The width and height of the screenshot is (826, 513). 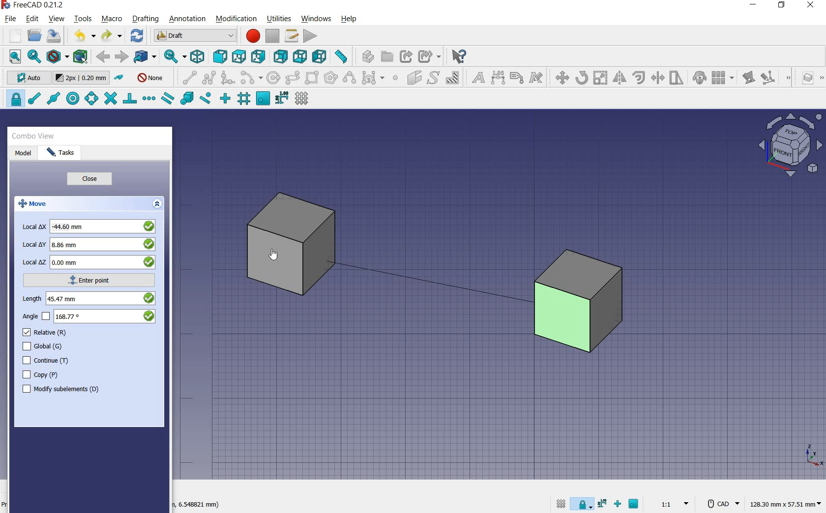 I want to click on global, so click(x=42, y=346).